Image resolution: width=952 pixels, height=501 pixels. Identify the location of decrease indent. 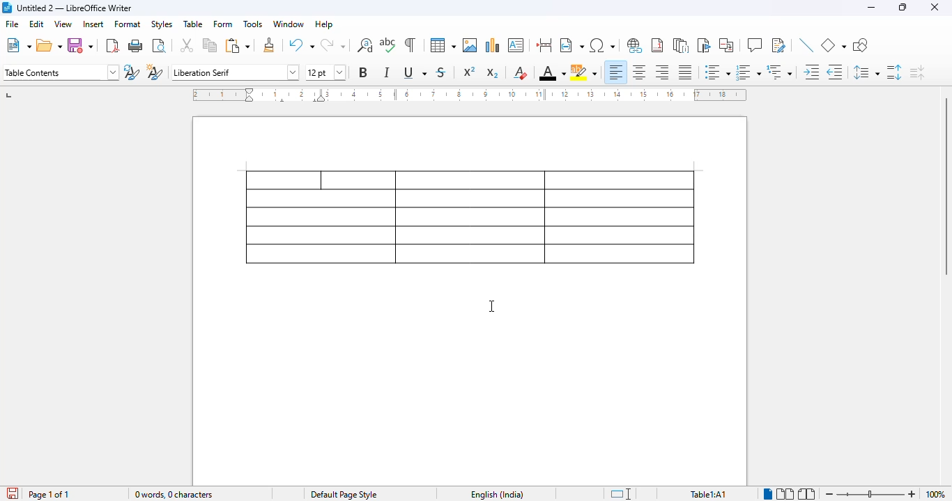
(834, 72).